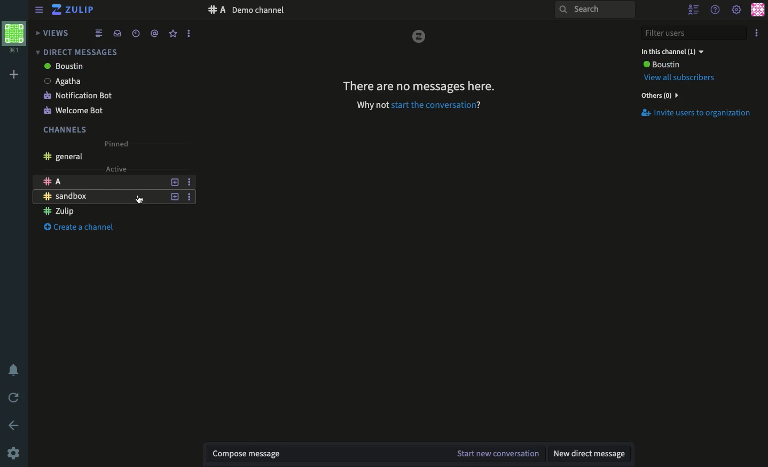 The width and height of the screenshot is (768, 467). I want to click on Active, so click(115, 168).